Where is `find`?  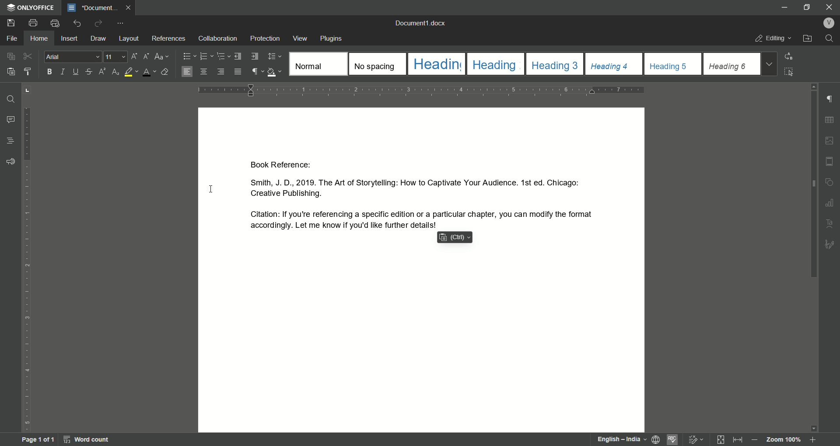 find is located at coordinates (11, 99).